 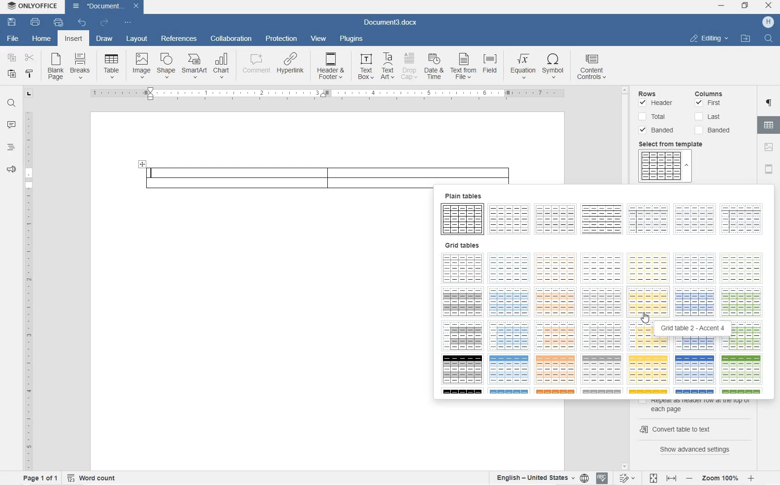 What do you see at coordinates (75, 40) in the screenshot?
I see `INSERT` at bounding box center [75, 40].